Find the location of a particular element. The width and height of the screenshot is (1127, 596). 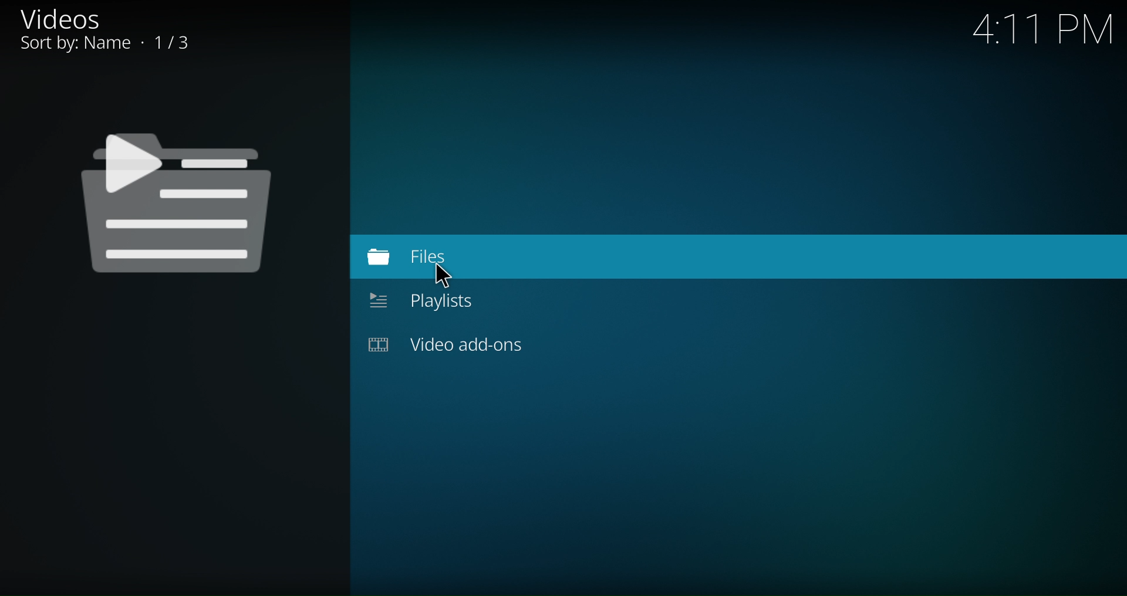

Pointer cursor is located at coordinates (450, 277).